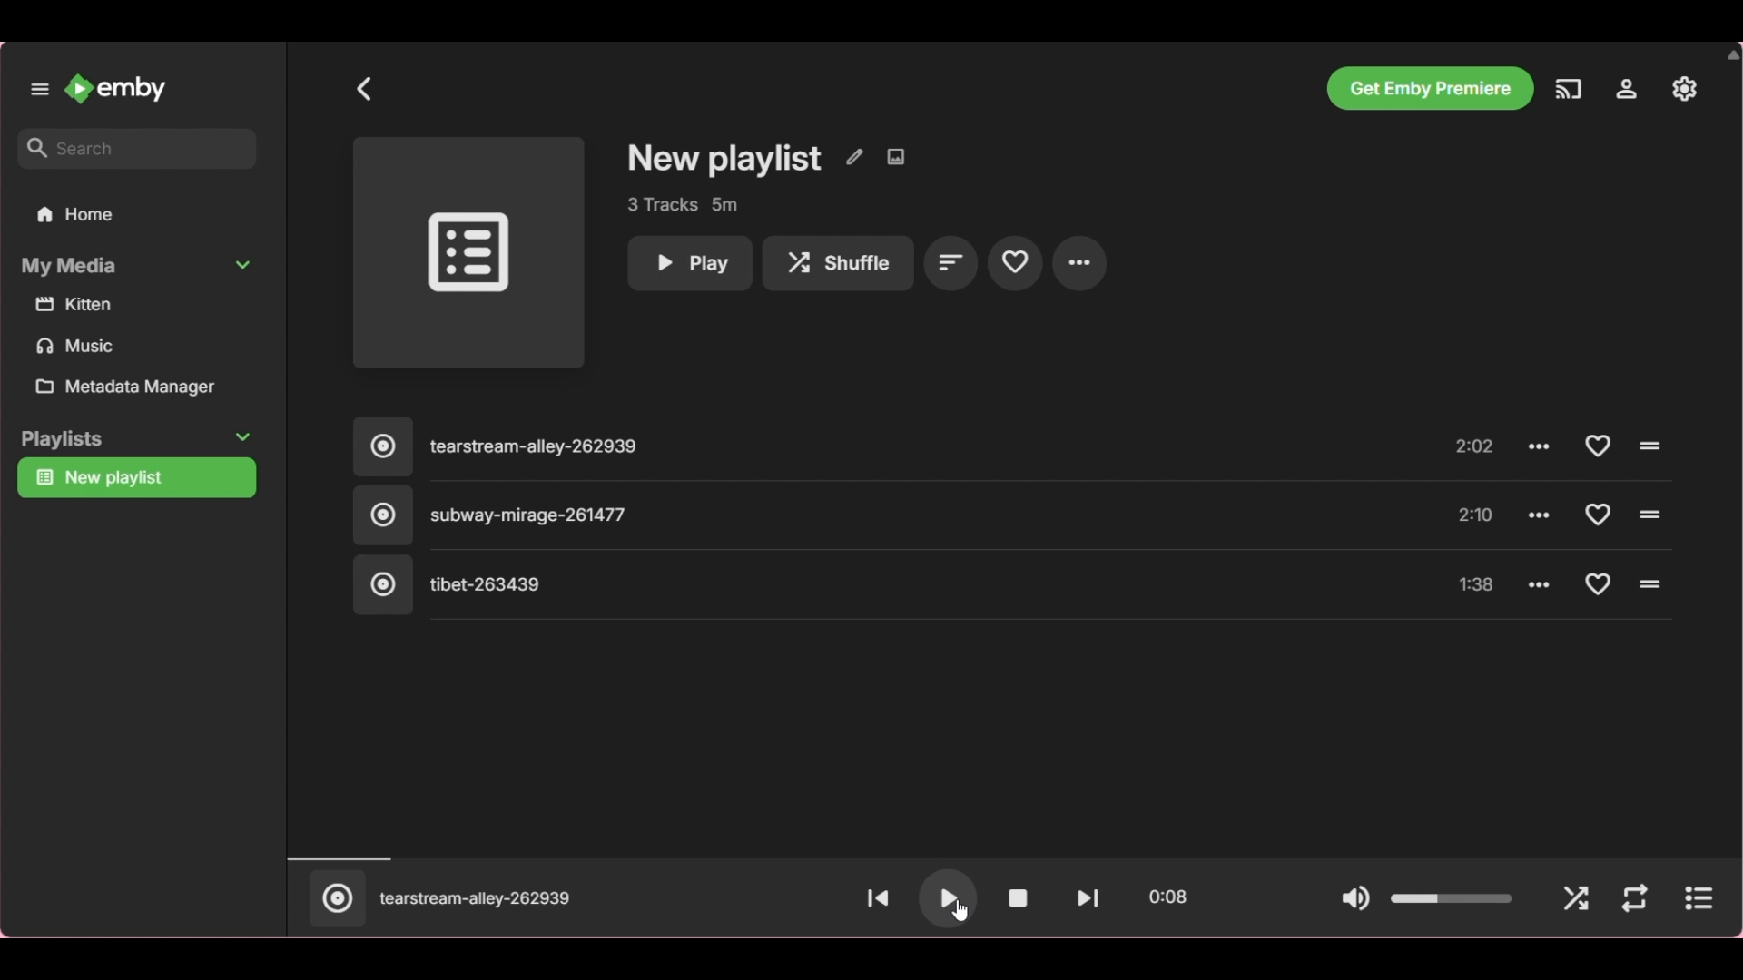 This screenshot has height=980, width=1743. I want to click on Click to only show current selection of song, so click(335, 898).